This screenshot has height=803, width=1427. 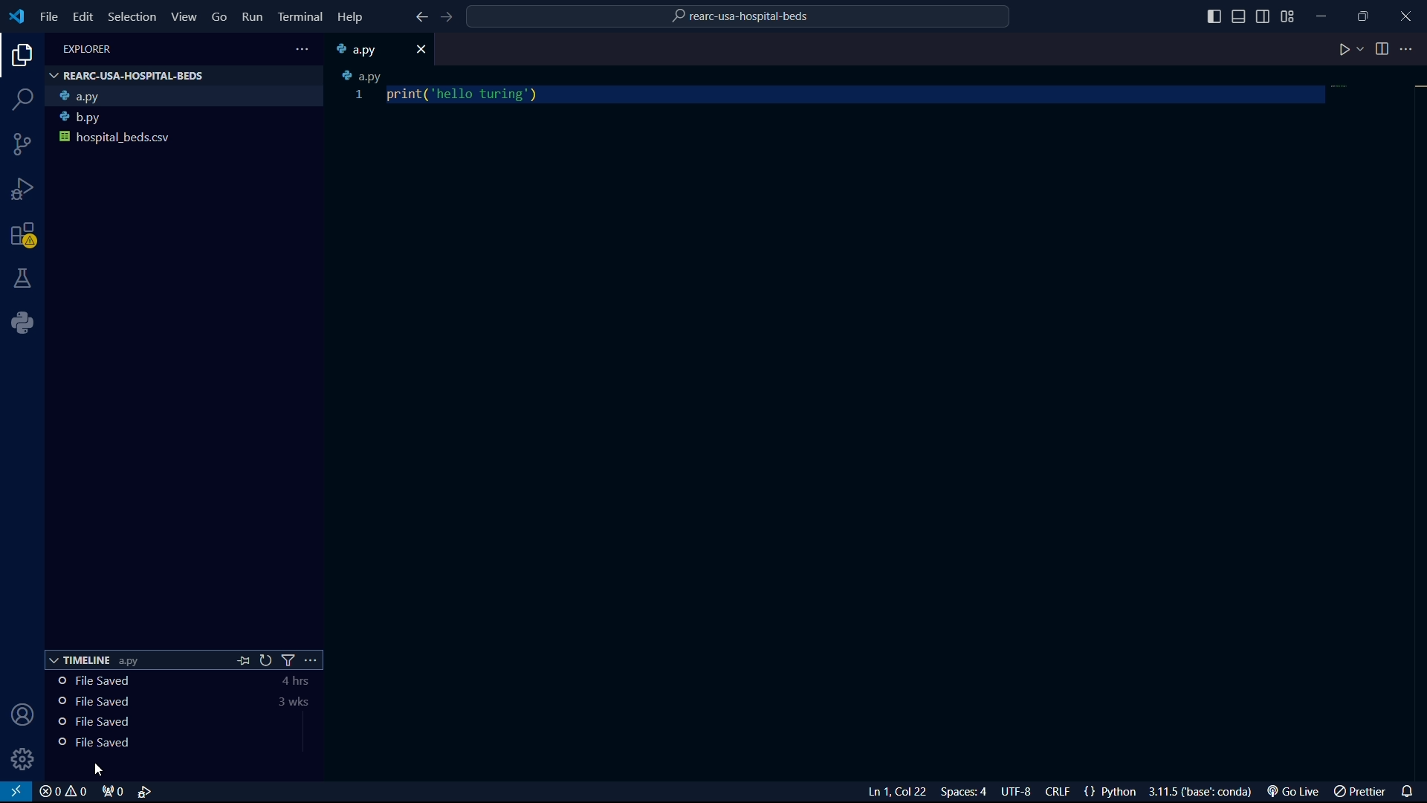 What do you see at coordinates (1405, 14) in the screenshot?
I see `close app` at bounding box center [1405, 14].